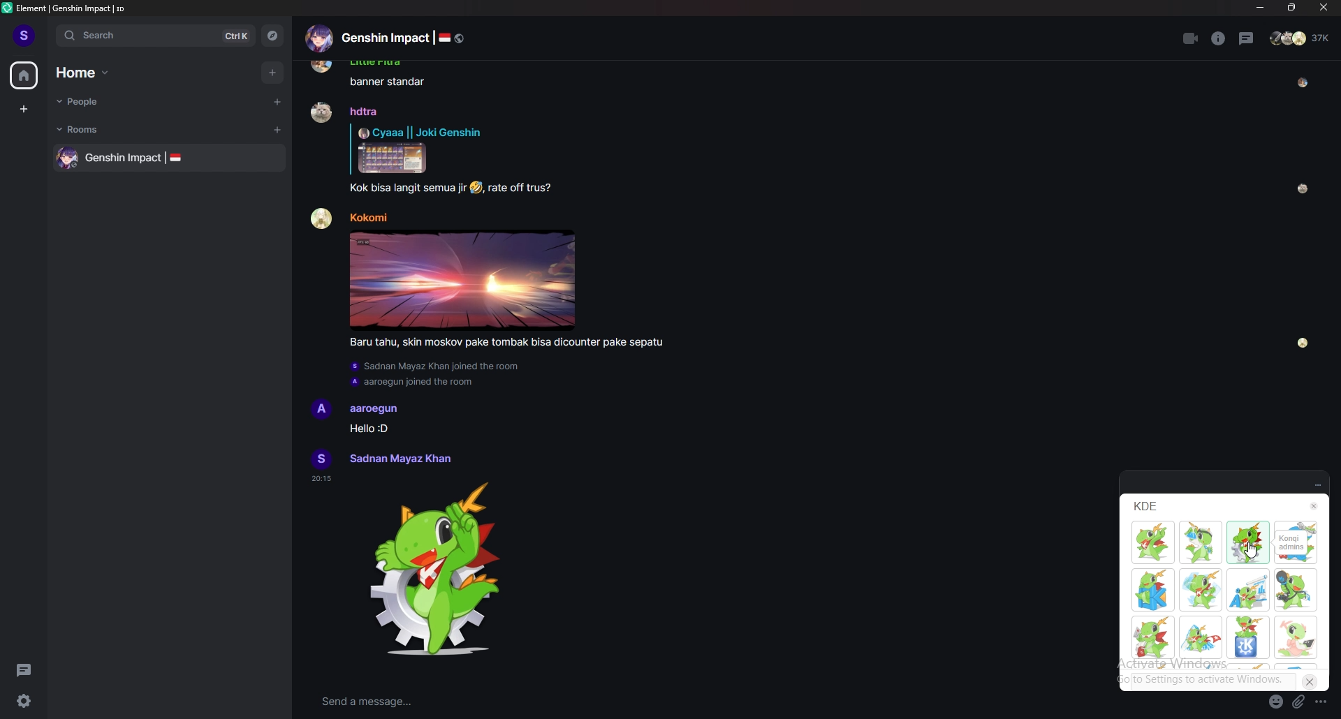  What do you see at coordinates (321, 409) in the screenshot?
I see `Profile picture` at bounding box center [321, 409].